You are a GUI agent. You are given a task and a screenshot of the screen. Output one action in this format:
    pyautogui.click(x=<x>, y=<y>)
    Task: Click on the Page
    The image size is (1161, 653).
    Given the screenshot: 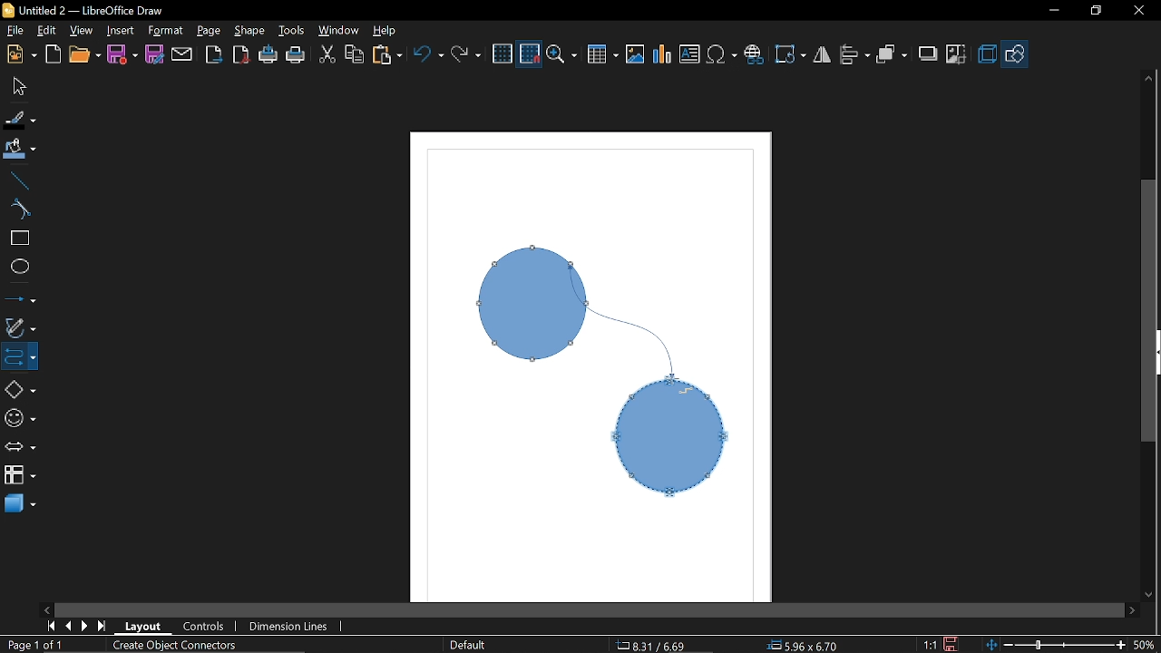 What is the action you would take?
    pyautogui.click(x=210, y=32)
    